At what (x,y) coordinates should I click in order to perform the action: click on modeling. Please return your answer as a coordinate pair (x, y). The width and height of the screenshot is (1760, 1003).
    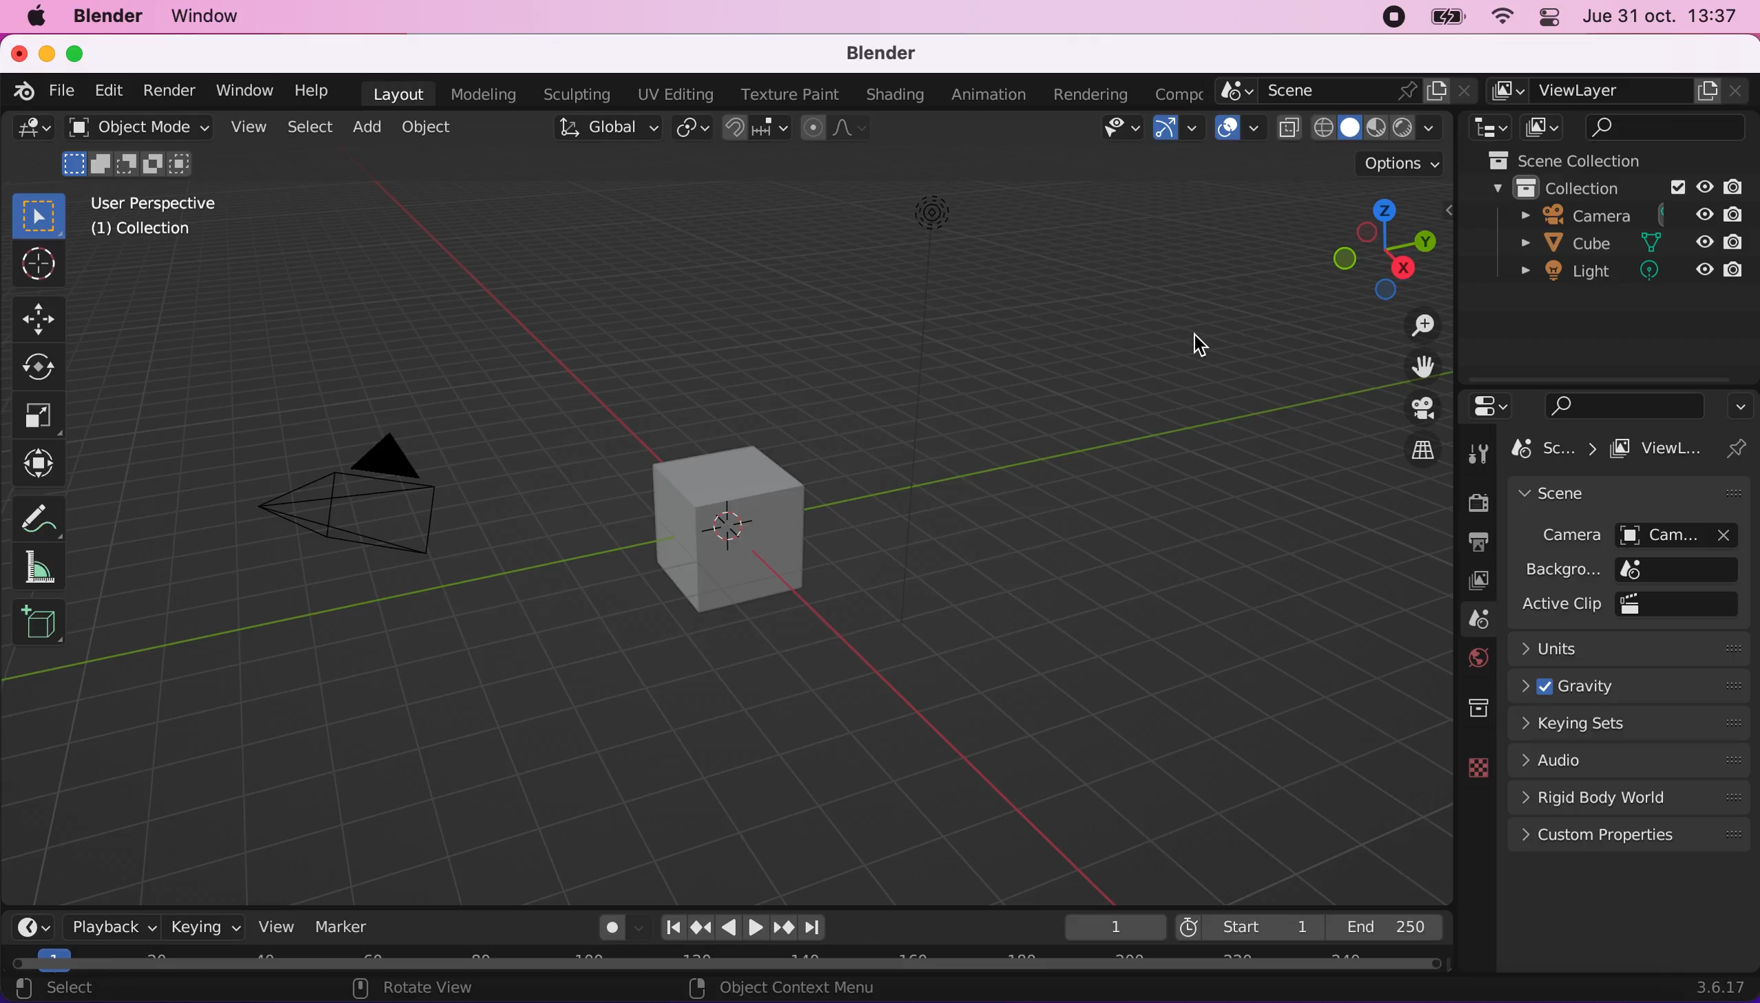
    Looking at the image, I should click on (485, 94).